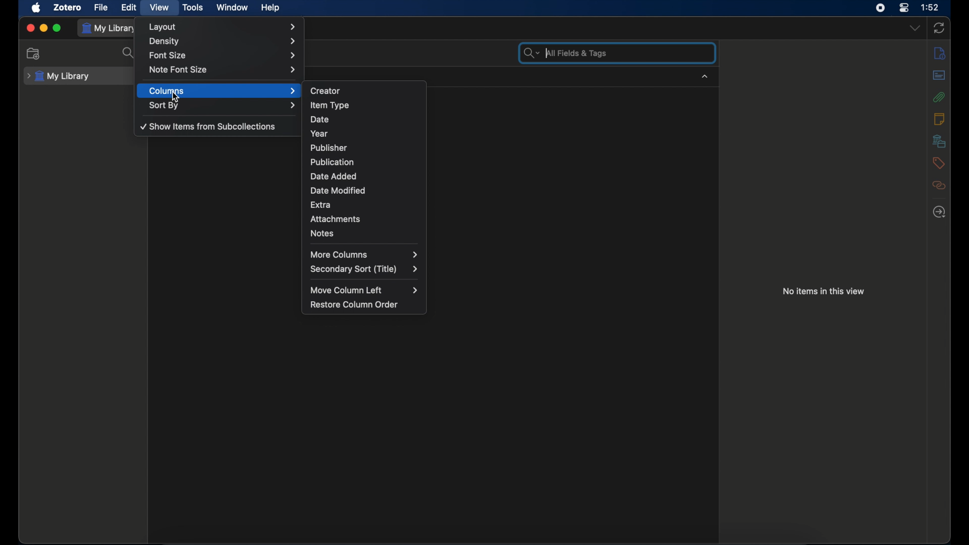  I want to click on date modified, so click(339, 190).